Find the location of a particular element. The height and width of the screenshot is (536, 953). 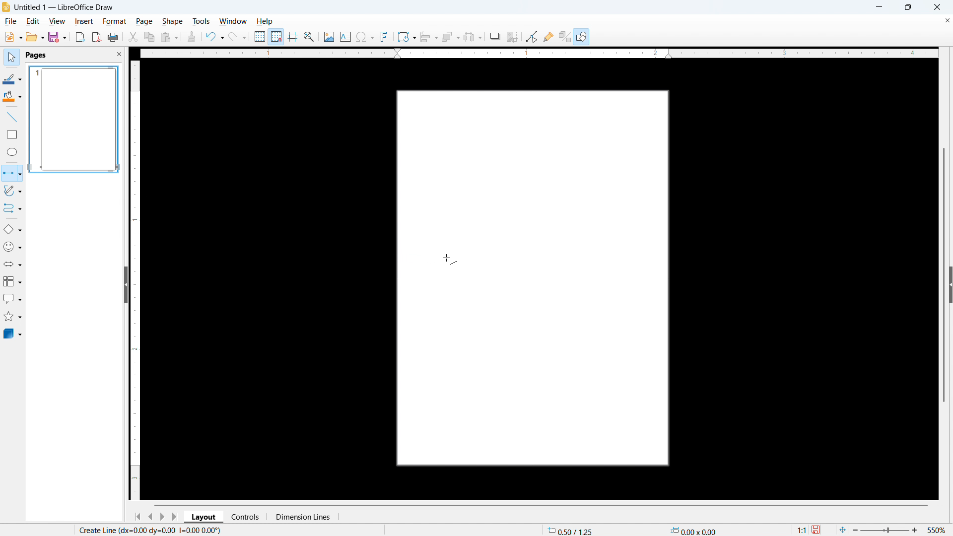

Redo  is located at coordinates (237, 37).